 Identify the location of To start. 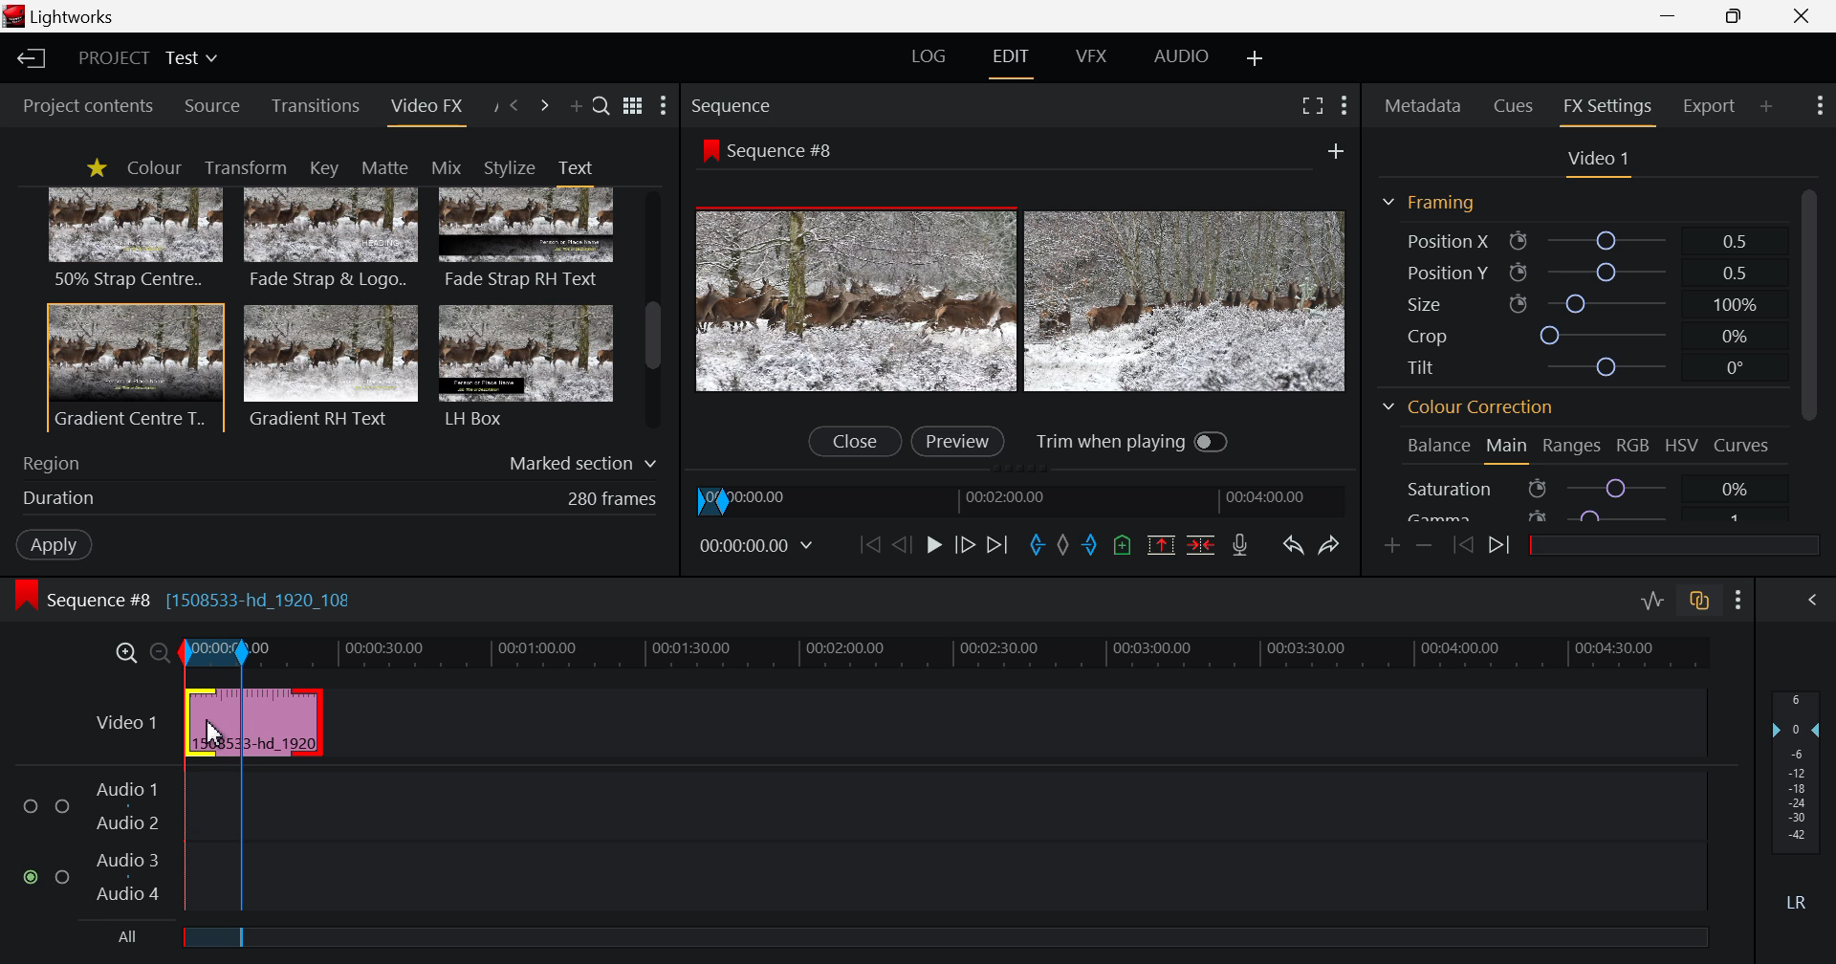
(867, 547).